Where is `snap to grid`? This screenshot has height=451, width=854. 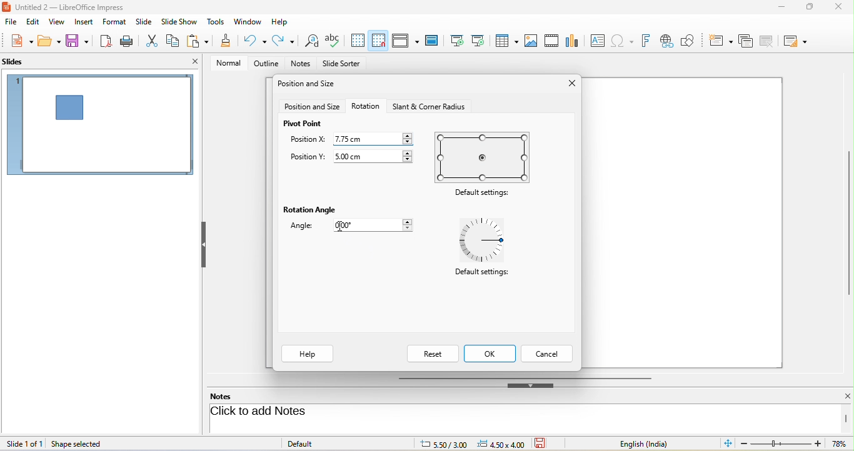 snap to grid is located at coordinates (378, 41).